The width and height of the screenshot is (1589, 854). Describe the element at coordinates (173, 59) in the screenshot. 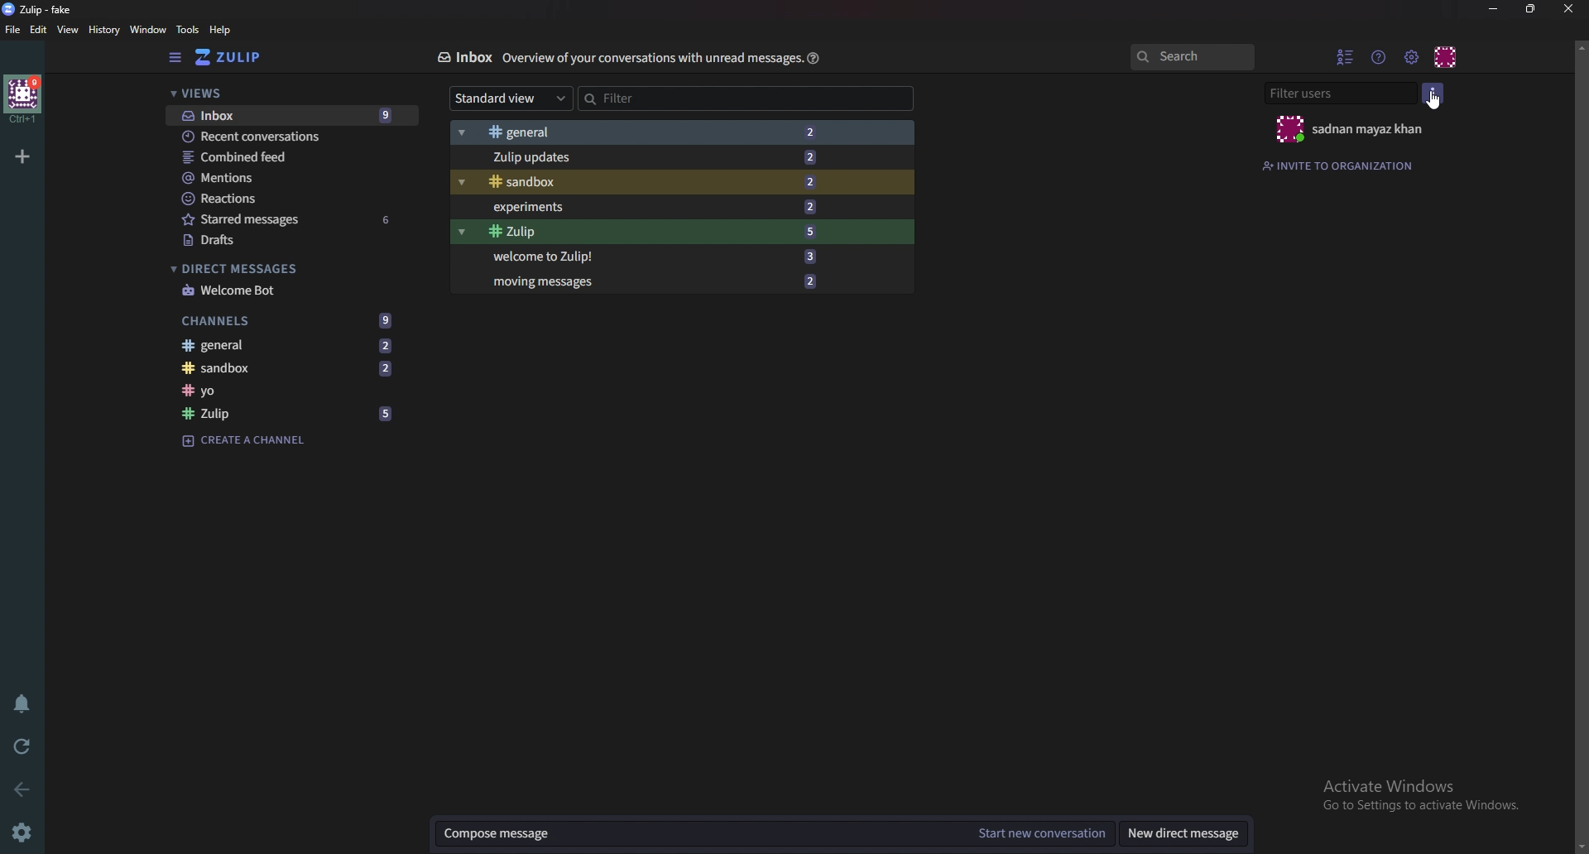

I see `Hide sidebar` at that location.